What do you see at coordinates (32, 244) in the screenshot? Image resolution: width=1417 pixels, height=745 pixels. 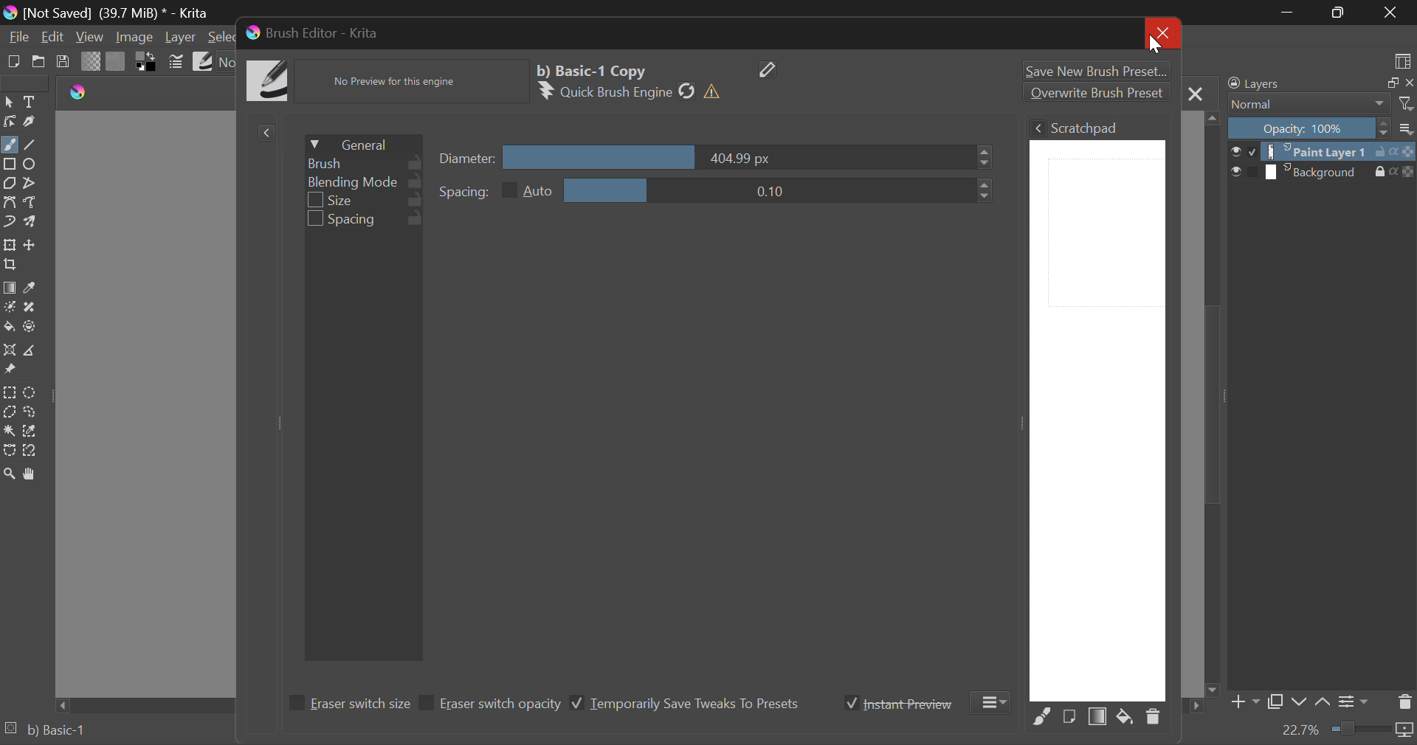 I see `Move Layer` at bounding box center [32, 244].